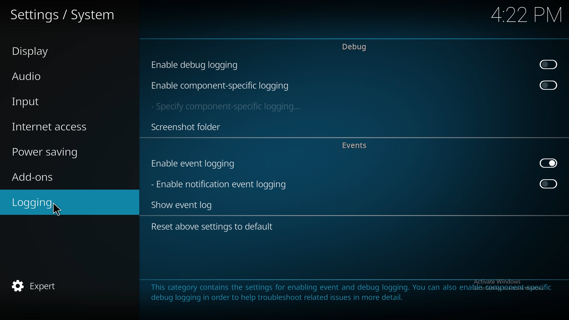  What do you see at coordinates (549, 184) in the screenshot?
I see `off` at bounding box center [549, 184].